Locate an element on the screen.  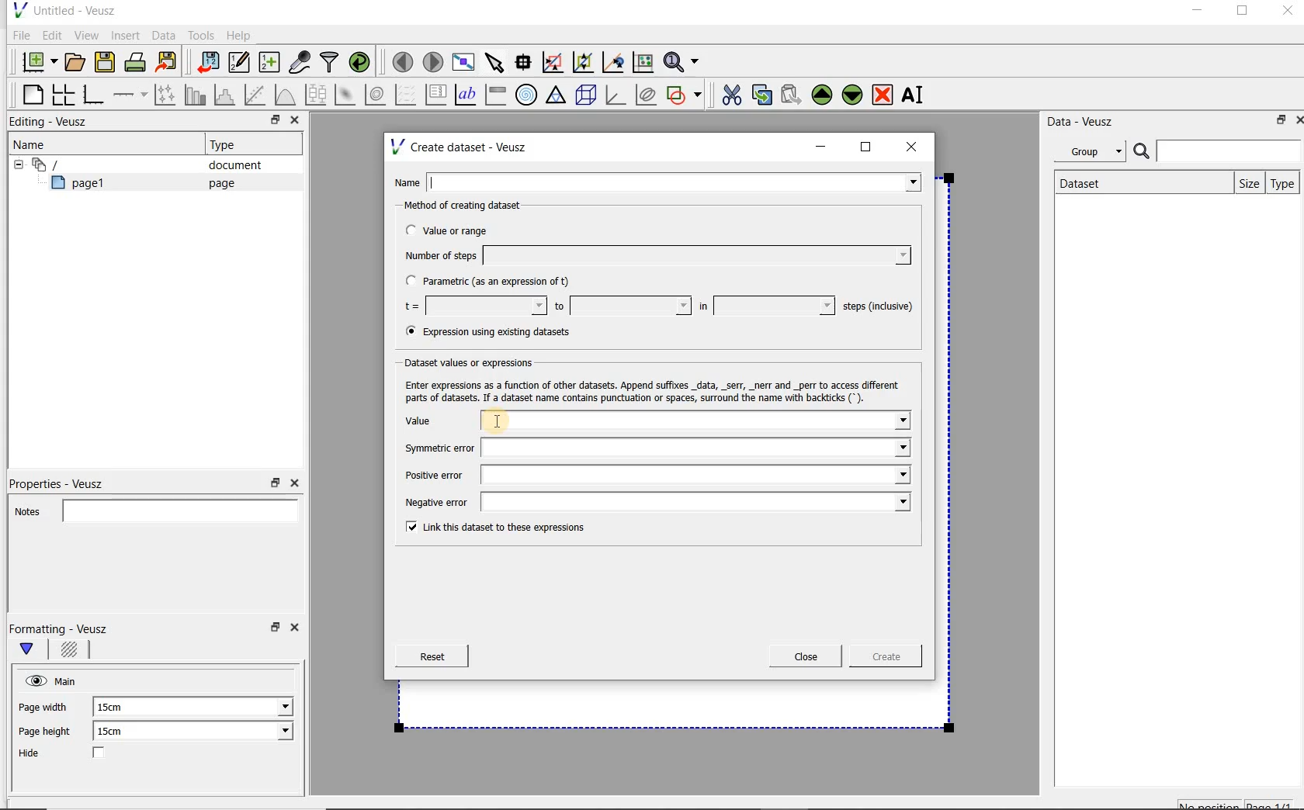
Name is located at coordinates (34, 144).